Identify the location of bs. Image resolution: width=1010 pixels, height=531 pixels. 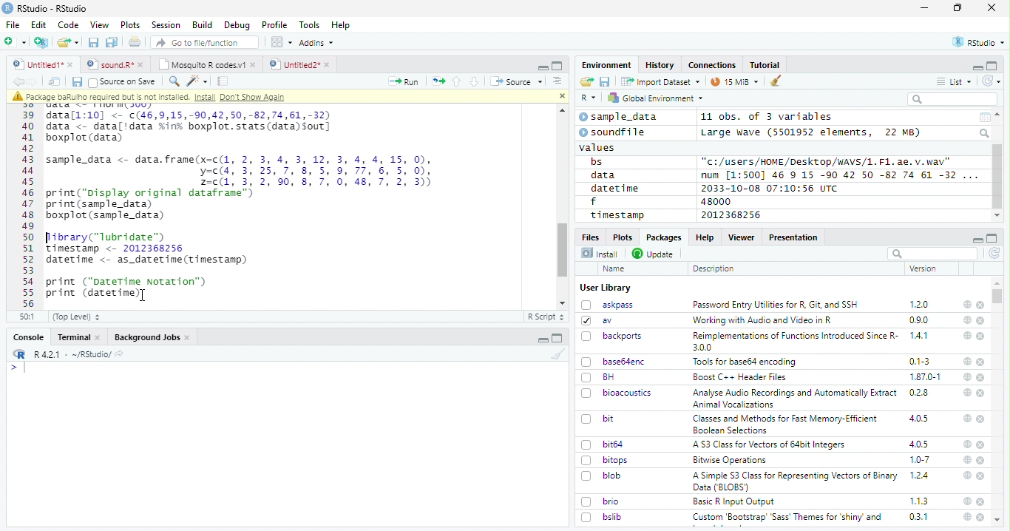
(597, 162).